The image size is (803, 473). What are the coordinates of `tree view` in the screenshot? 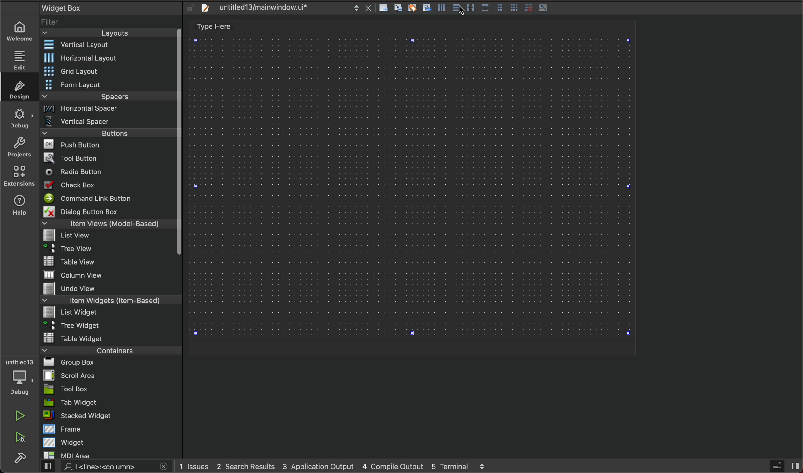 It's located at (109, 249).